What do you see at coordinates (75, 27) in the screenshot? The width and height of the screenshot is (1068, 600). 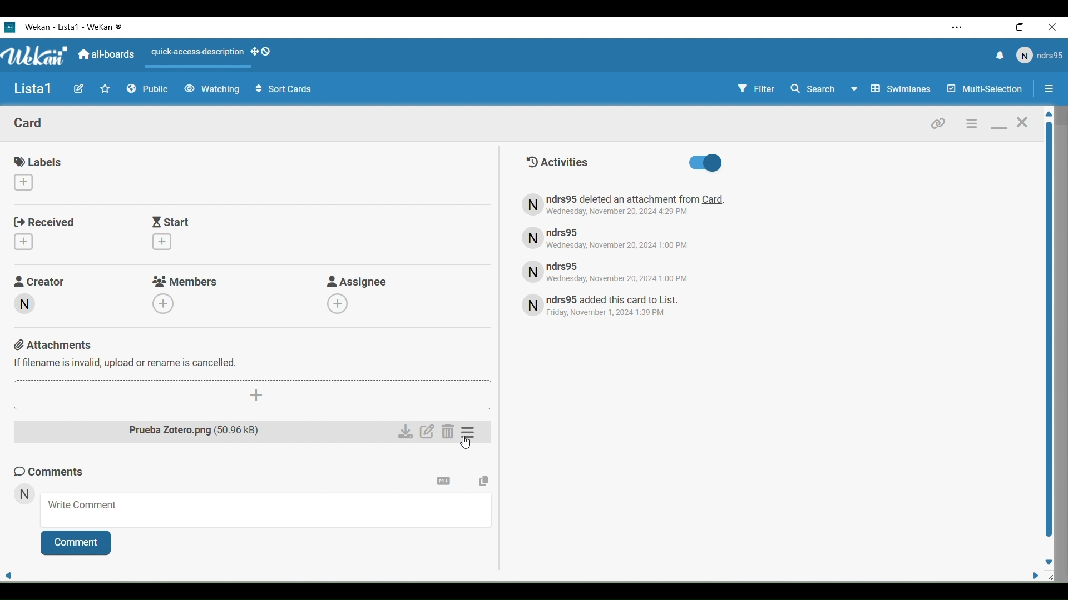 I see `WeKan` at bounding box center [75, 27].